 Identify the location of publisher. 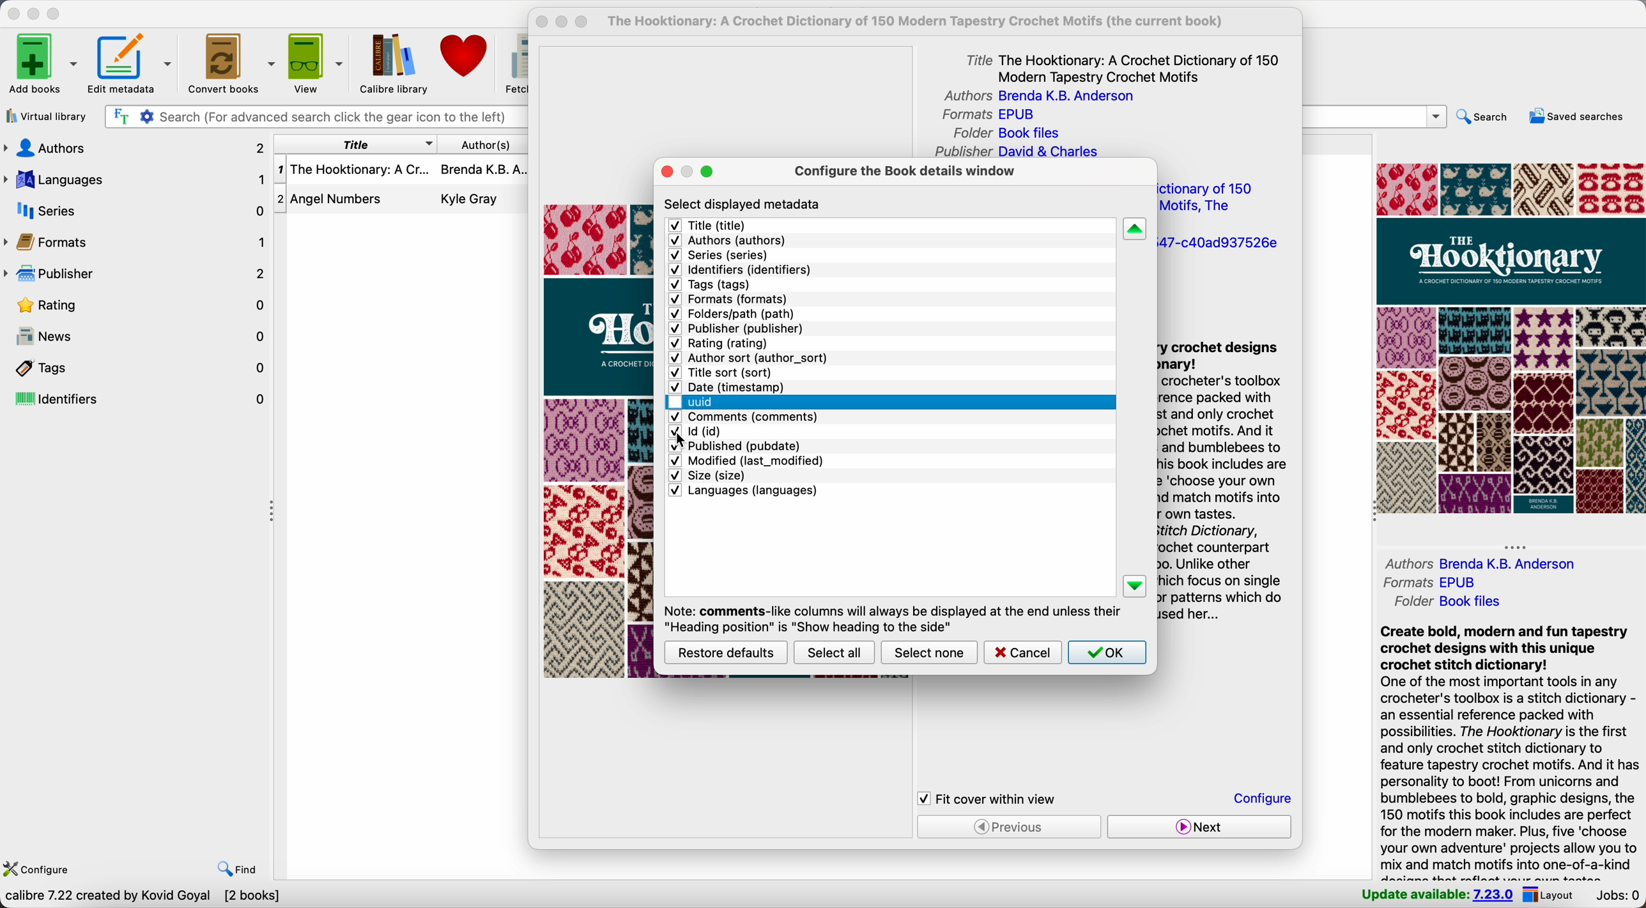
(1015, 152).